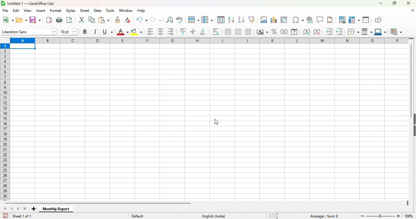  I want to click on styles, so click(71, 10).